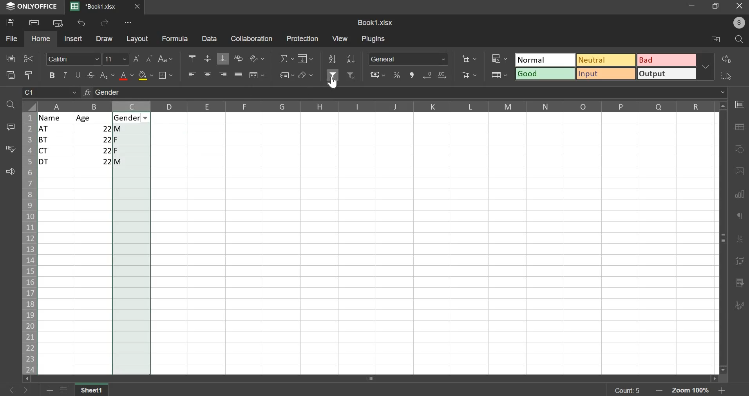 This screenshot has width=749, height=396. What do you see at coordinates (9, 126) in the screenshot?
I see `add comment` at bounding box center [9, 126].